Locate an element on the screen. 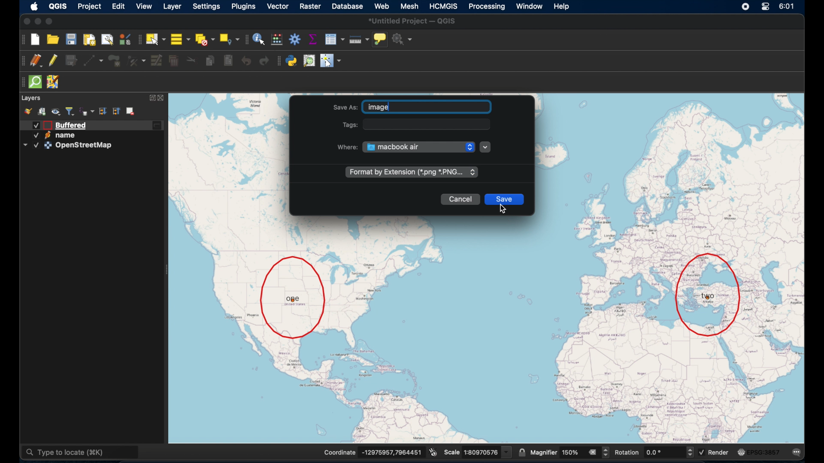 Image resolution: width=824 pixels, height=463 pixels. EPSG:3875 is located at coordinates (764, 452).